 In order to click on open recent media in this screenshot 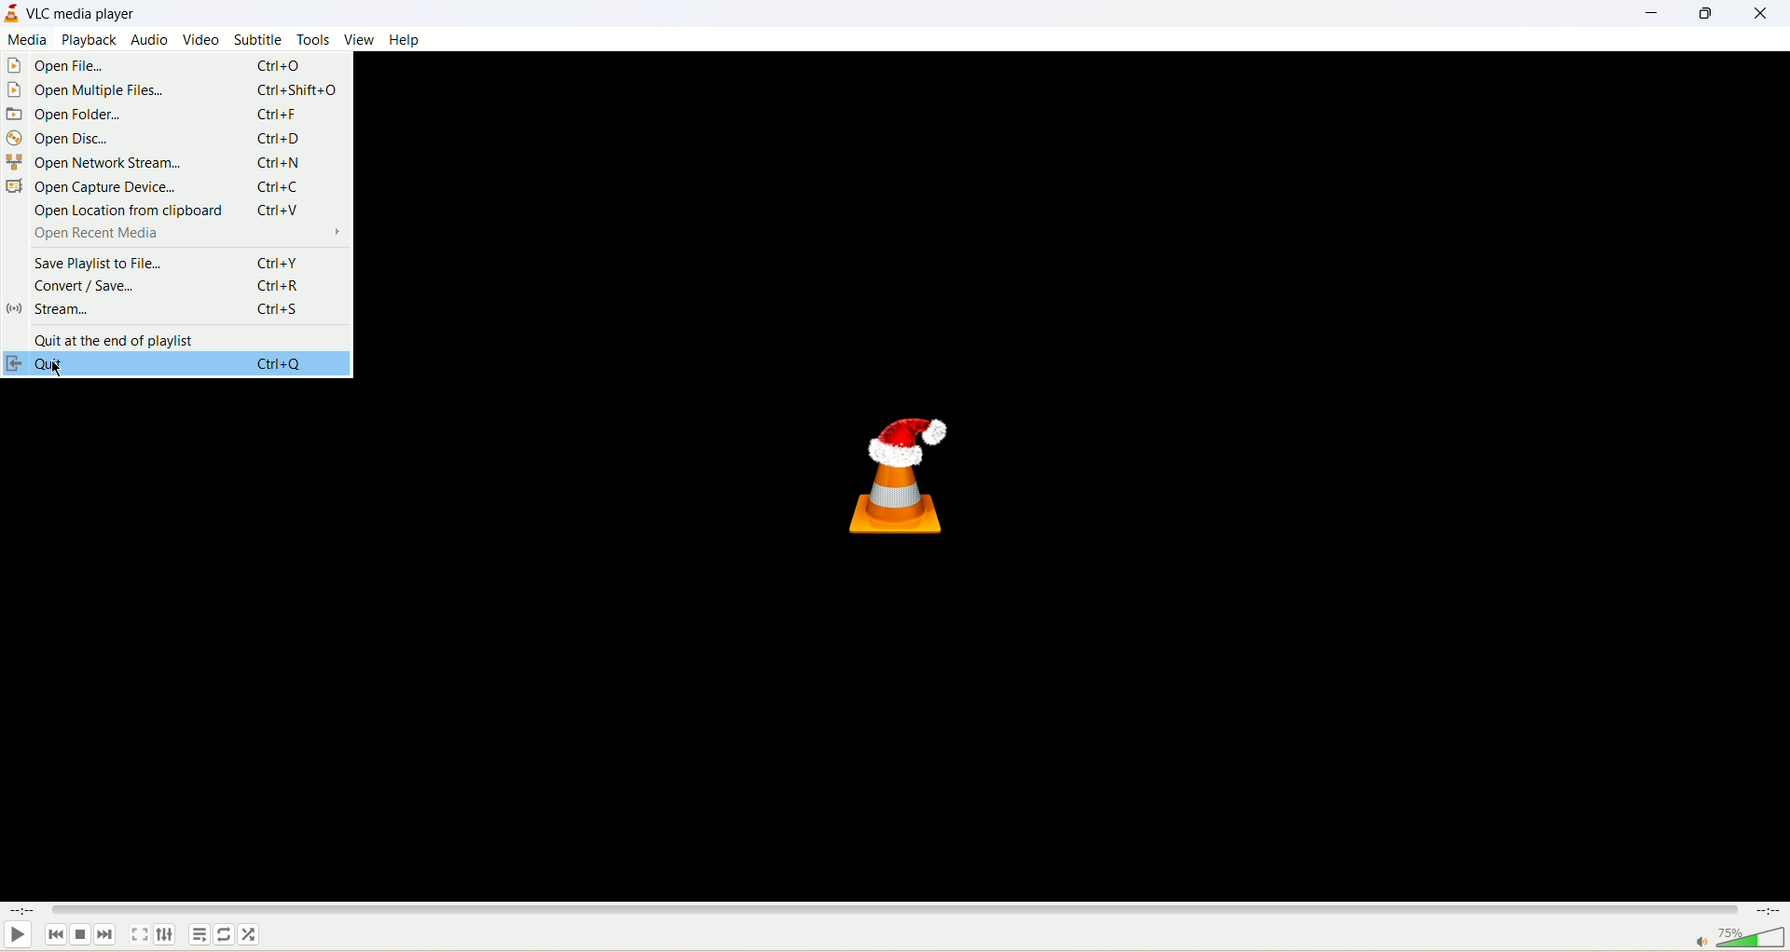, I will do `click(174, 234)`.